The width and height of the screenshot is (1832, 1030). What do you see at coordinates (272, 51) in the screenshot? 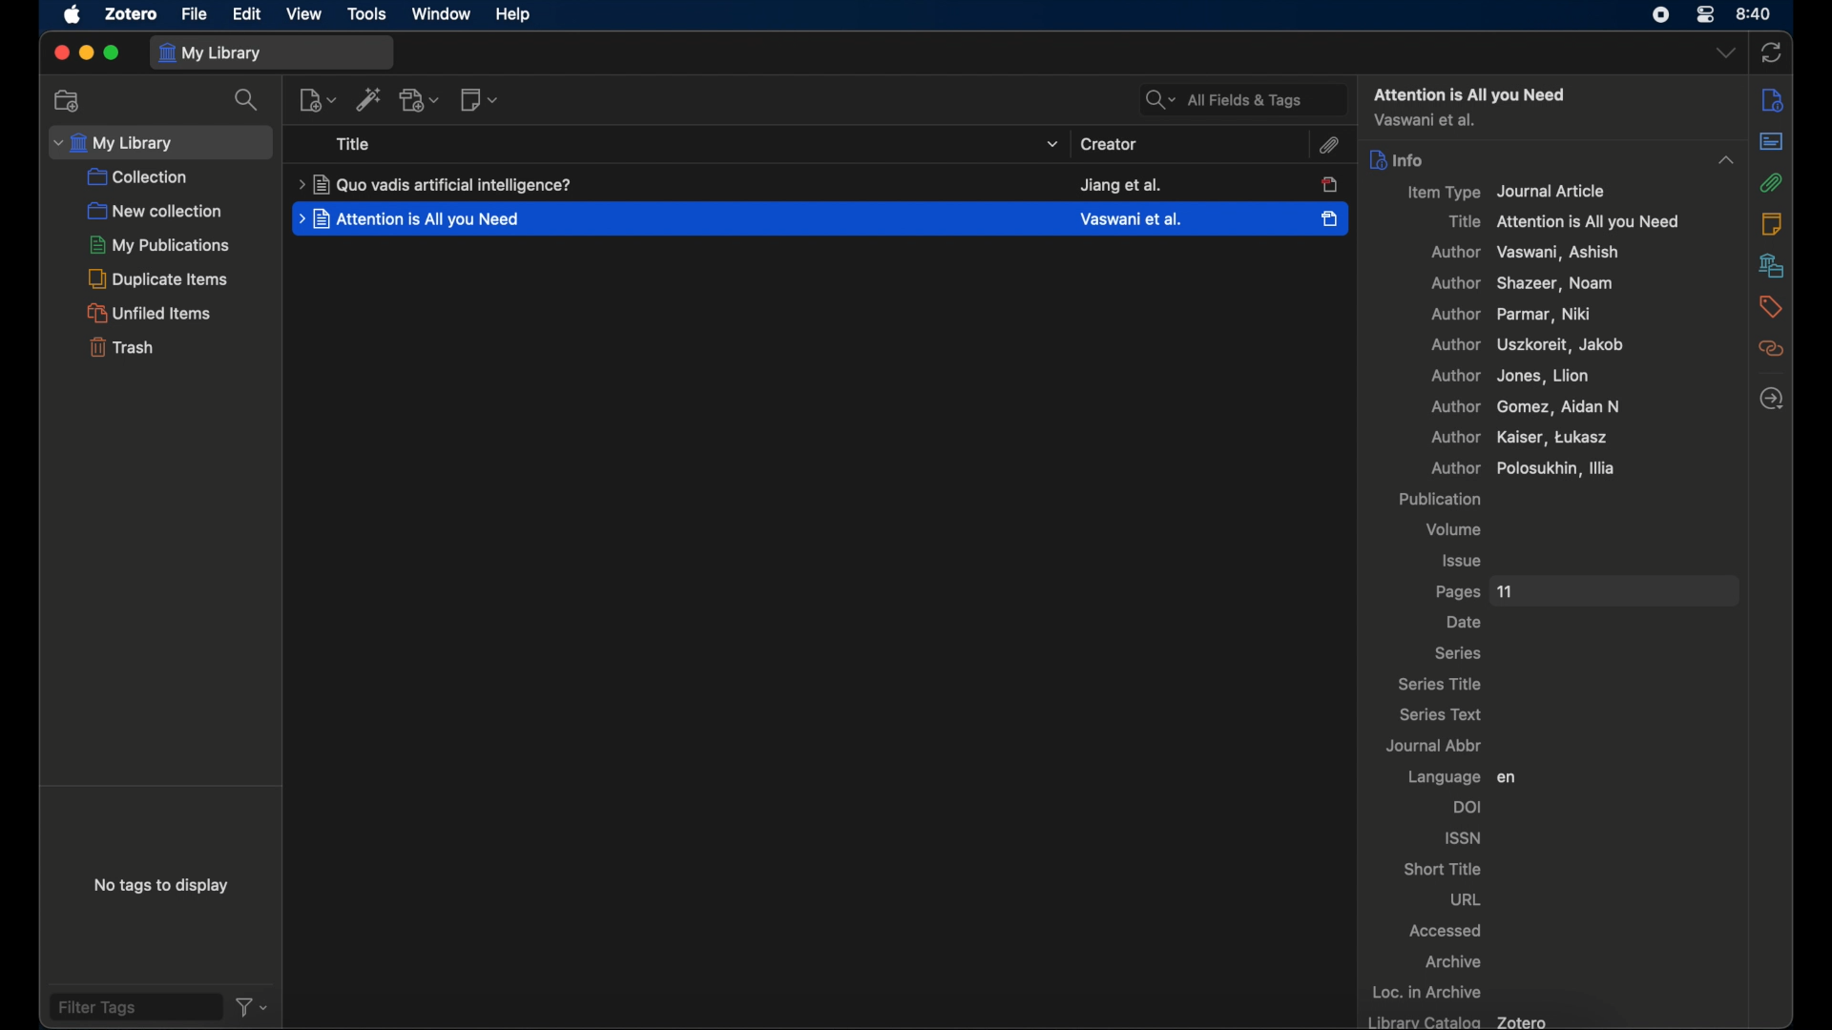
I see `my library` at bounding box center [272, 51].